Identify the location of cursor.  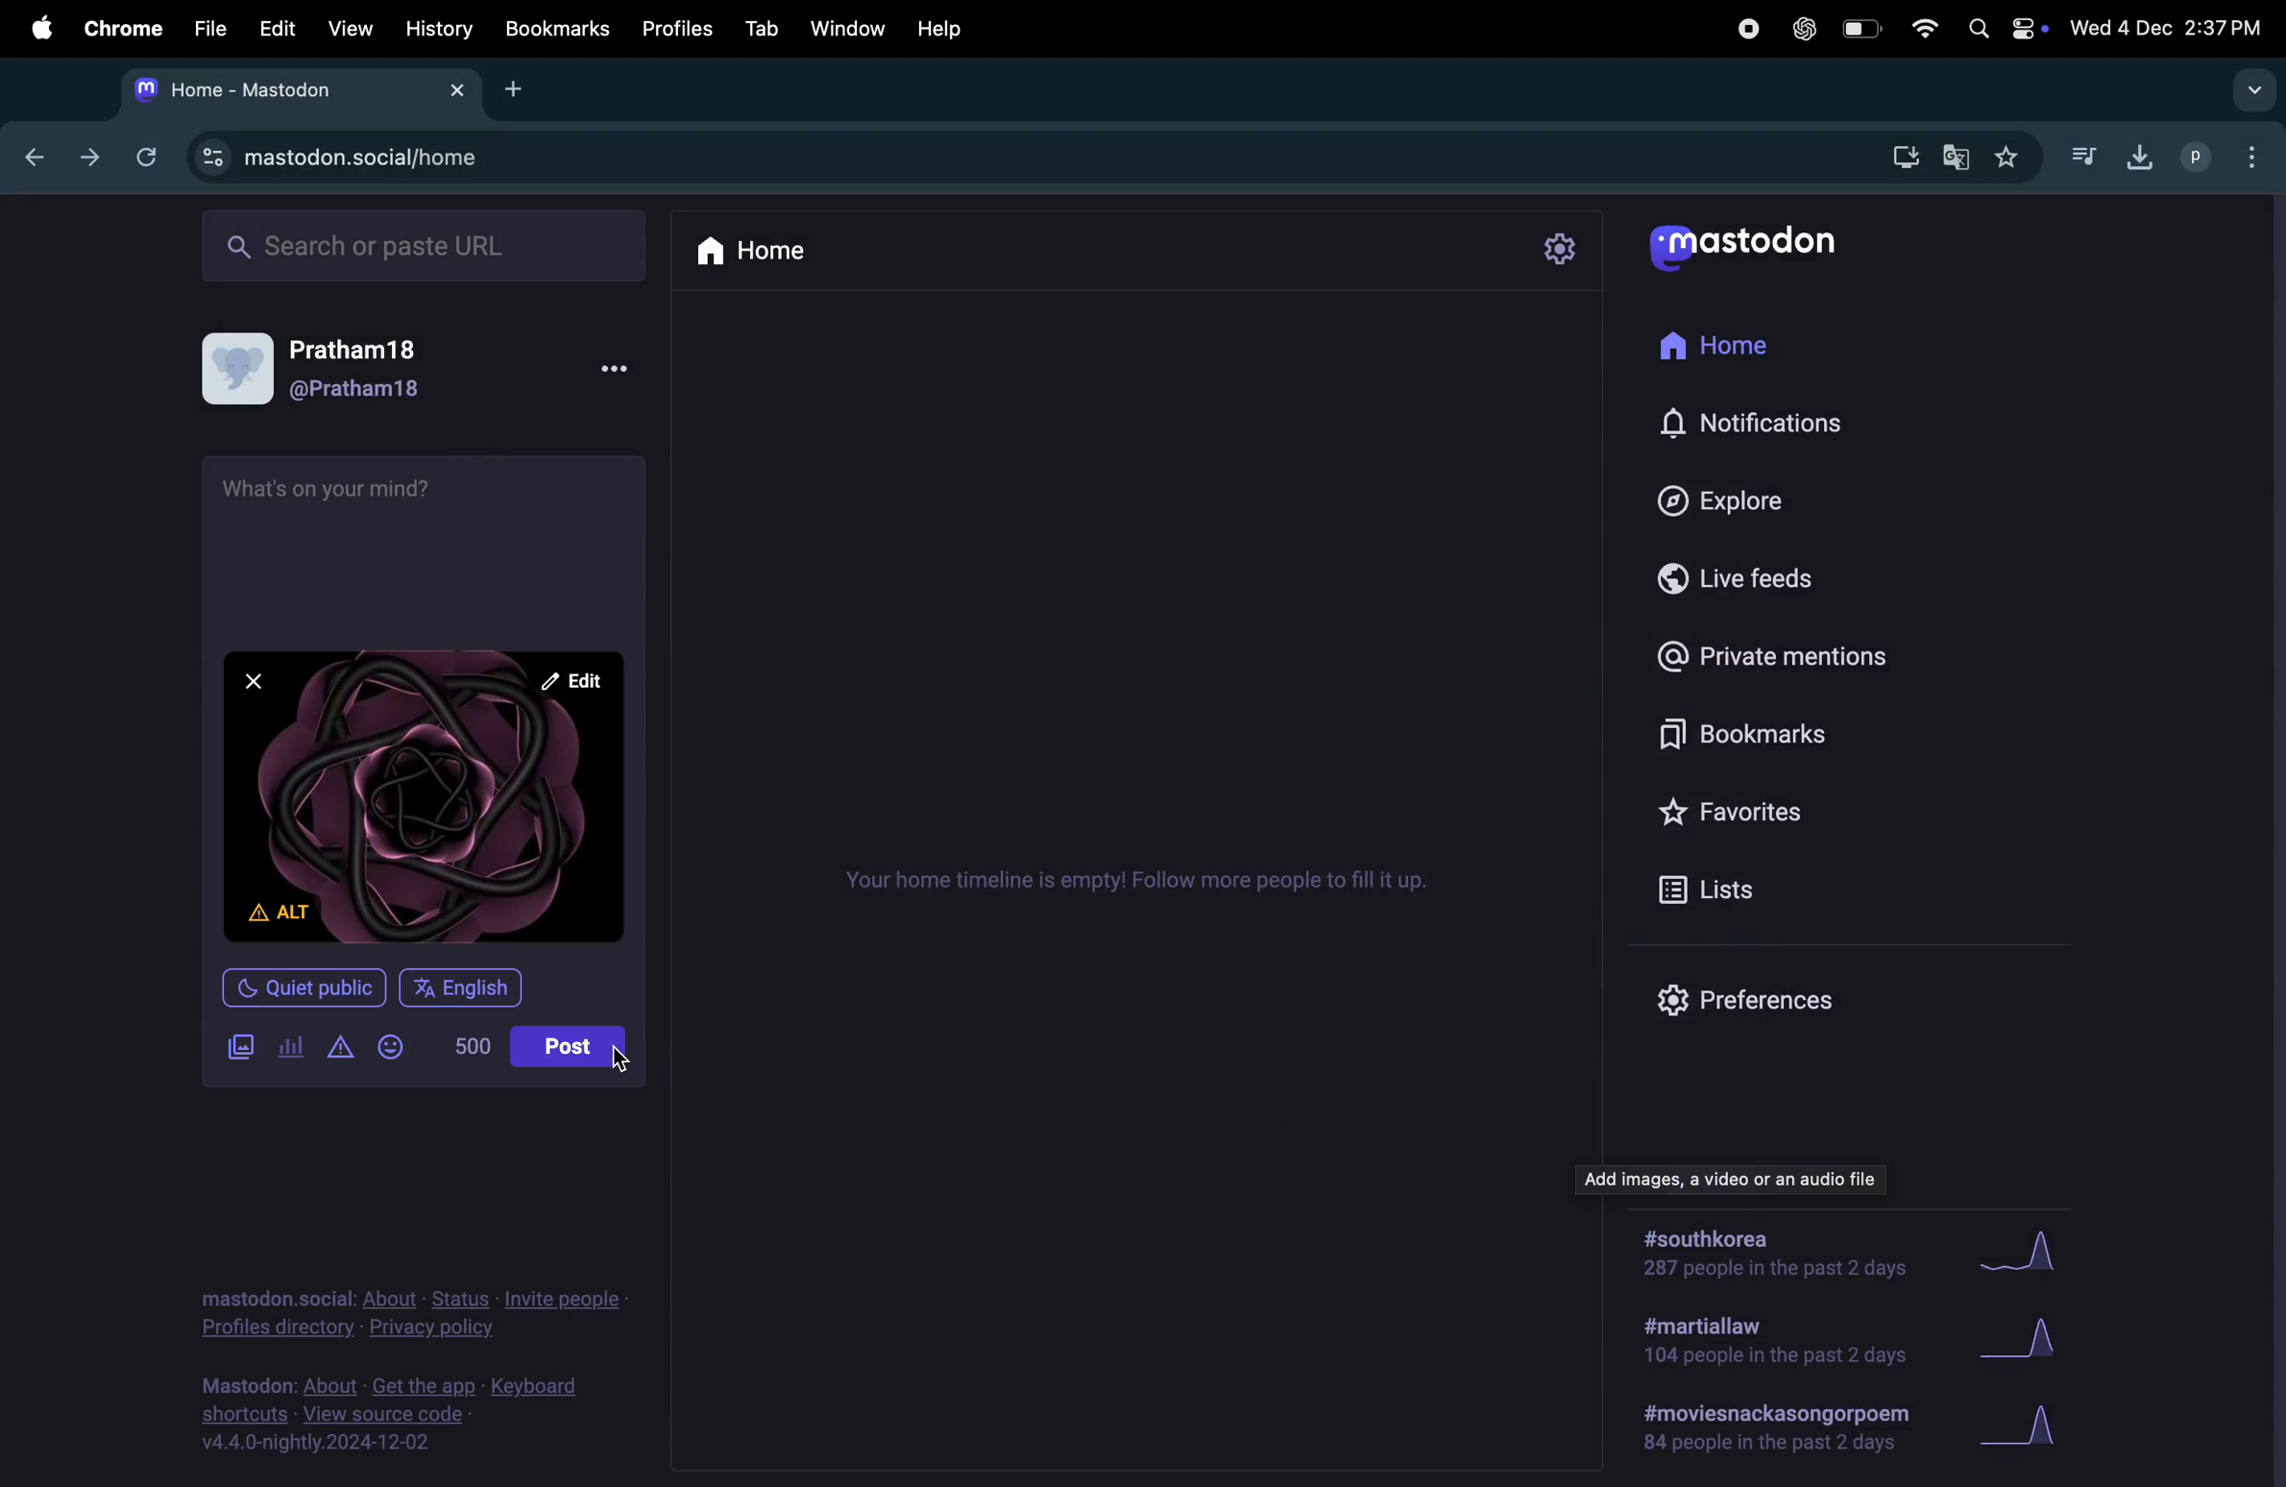
(620, 1060).